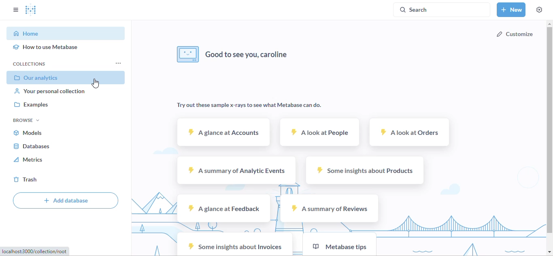 The image size is (553, 256). Describe the element at coordinates (30, 64) in the screenshot. I see `collections` at that location.